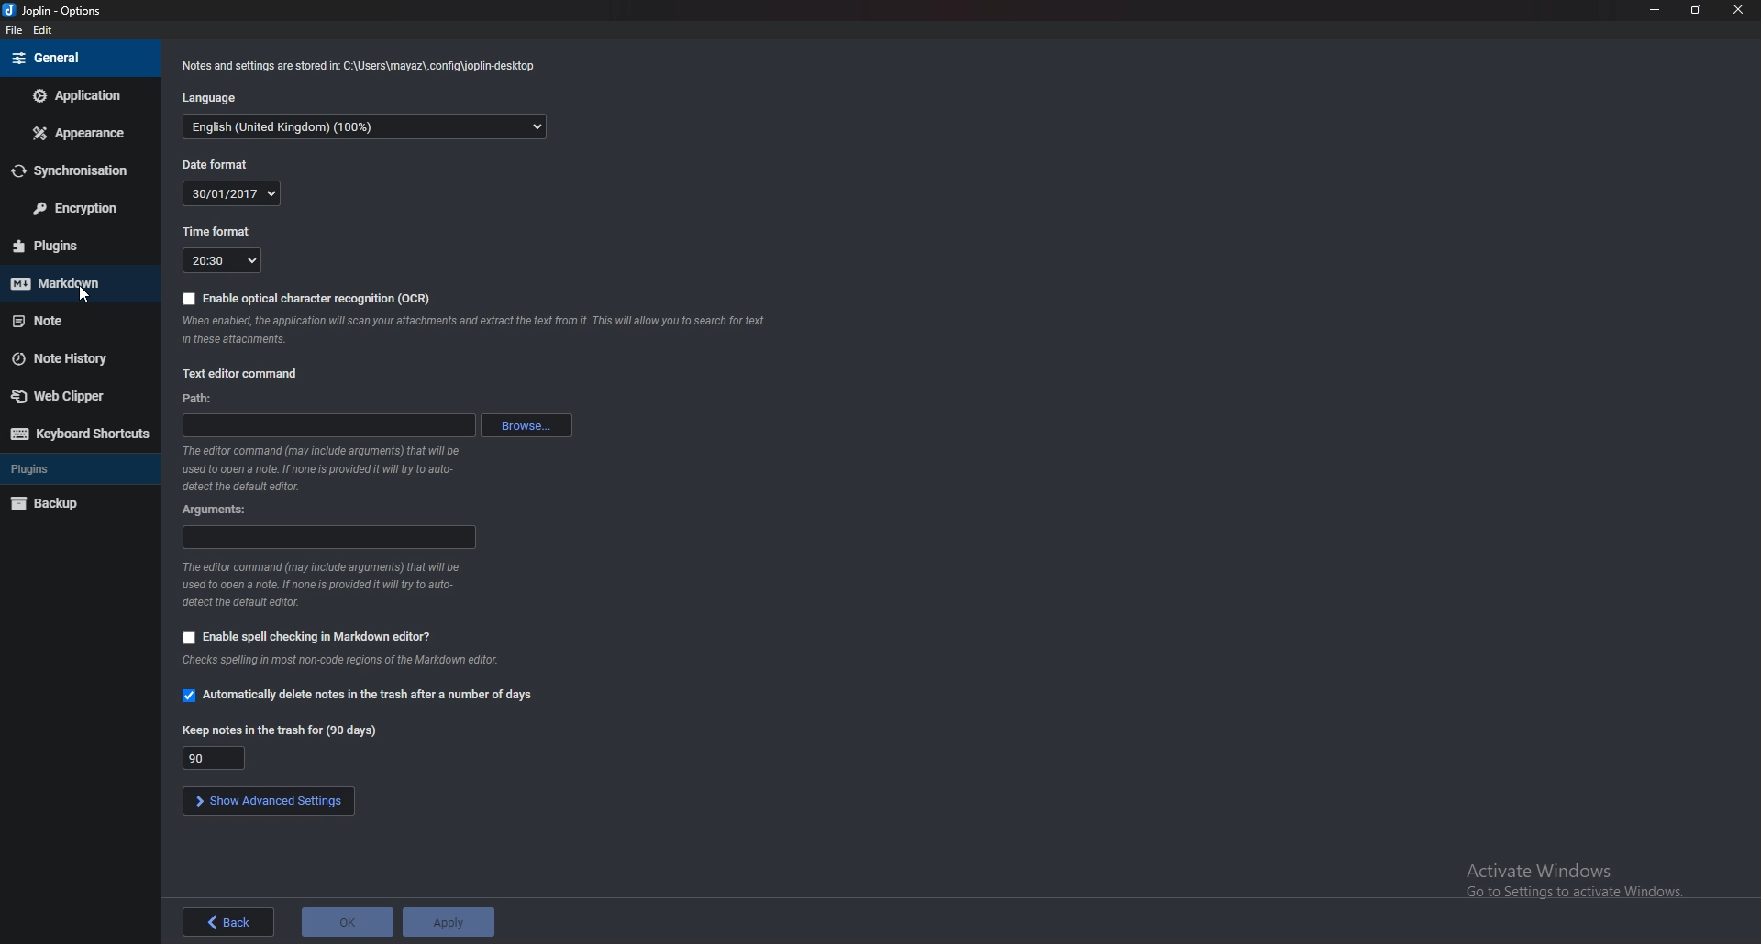 The height and width of the screenshot is (944, 1761). I want to click on Encryption, so click(81, 210).